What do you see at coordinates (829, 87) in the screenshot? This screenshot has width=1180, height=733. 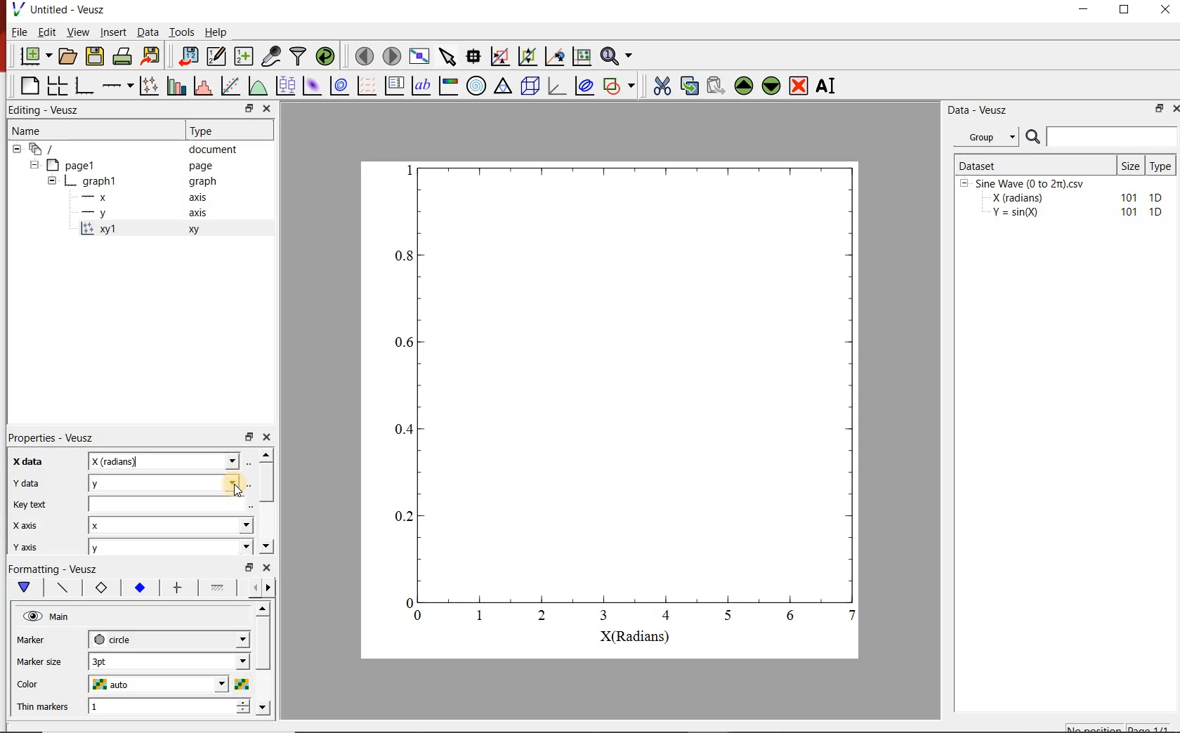 I see `rename` at bounding box center [829, 87].